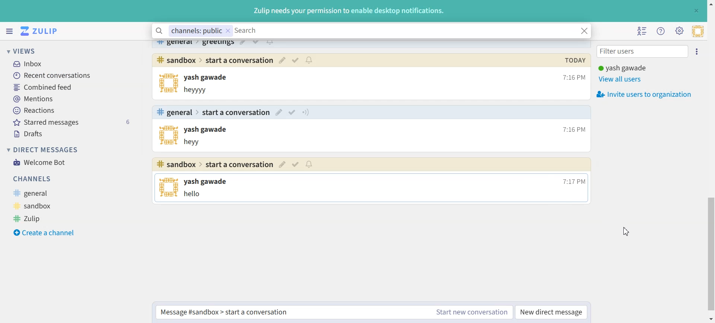  What do you see at coordinates (47, 193) in the screenshot?
I see `general` at bounding box center [47, 193].